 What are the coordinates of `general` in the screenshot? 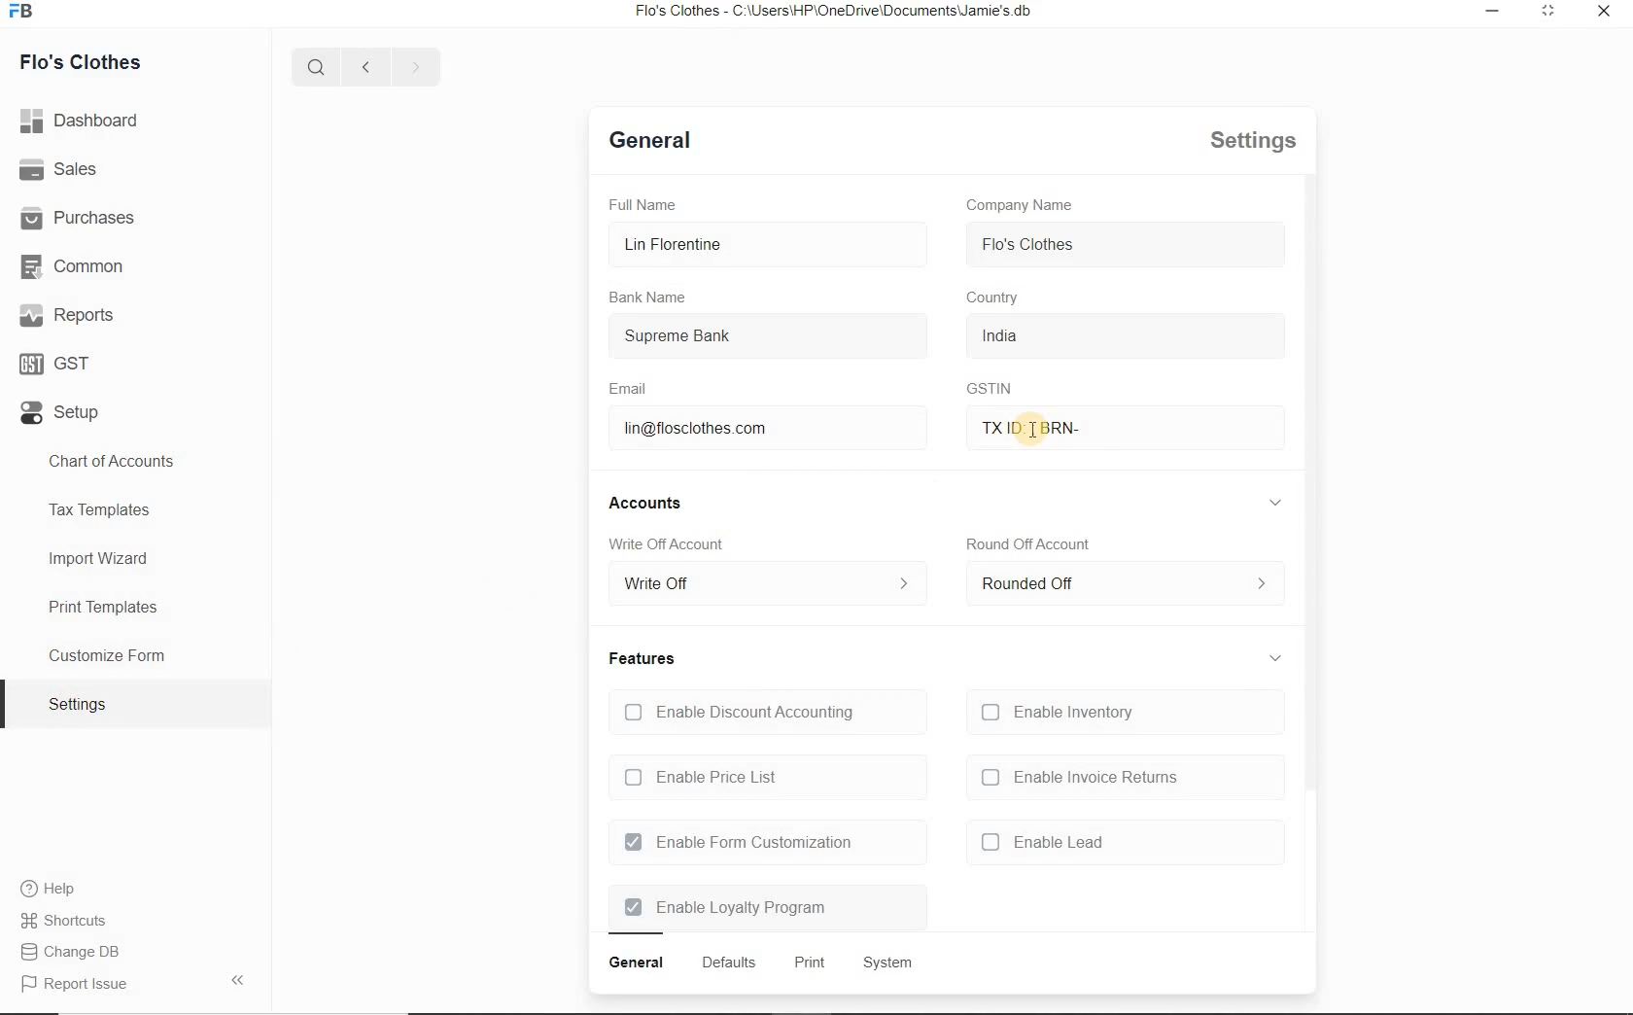 It's located at (652, 144).